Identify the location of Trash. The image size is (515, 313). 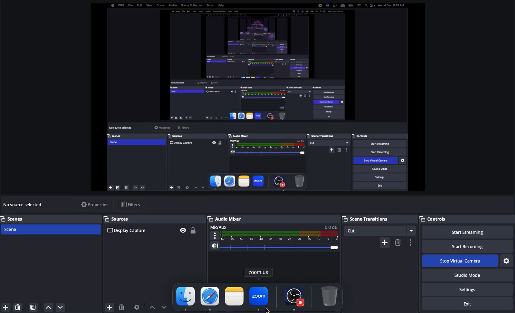
(329, 295).